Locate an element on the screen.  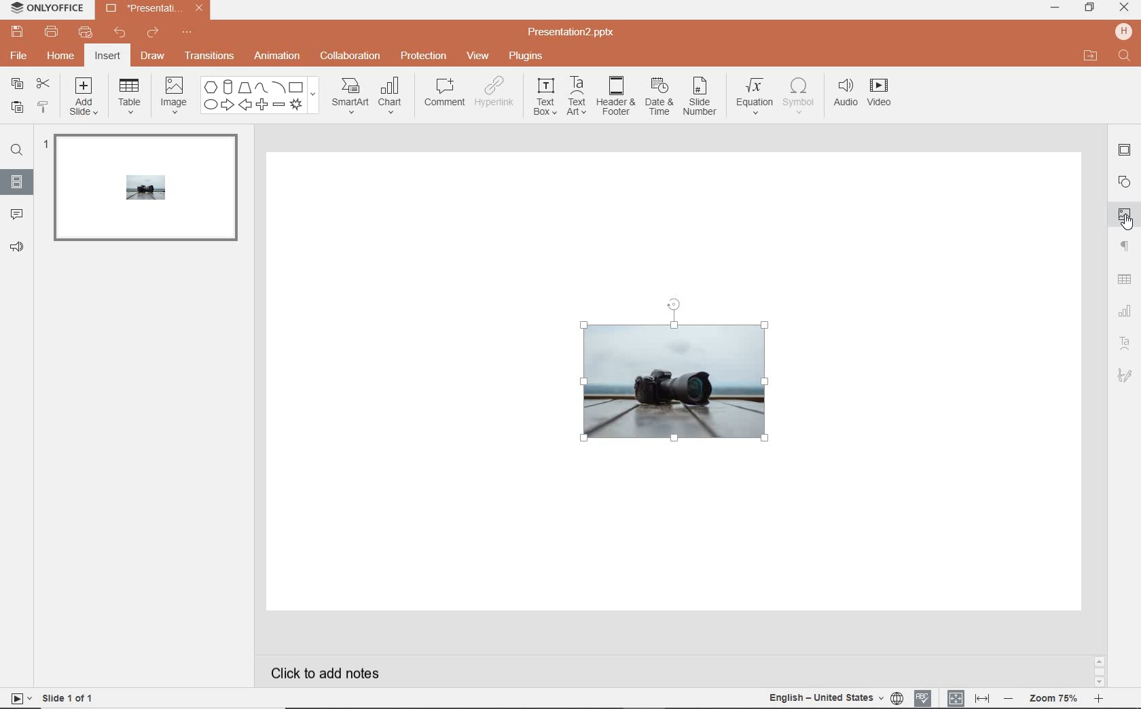
view is located at coordinates (479, 55).